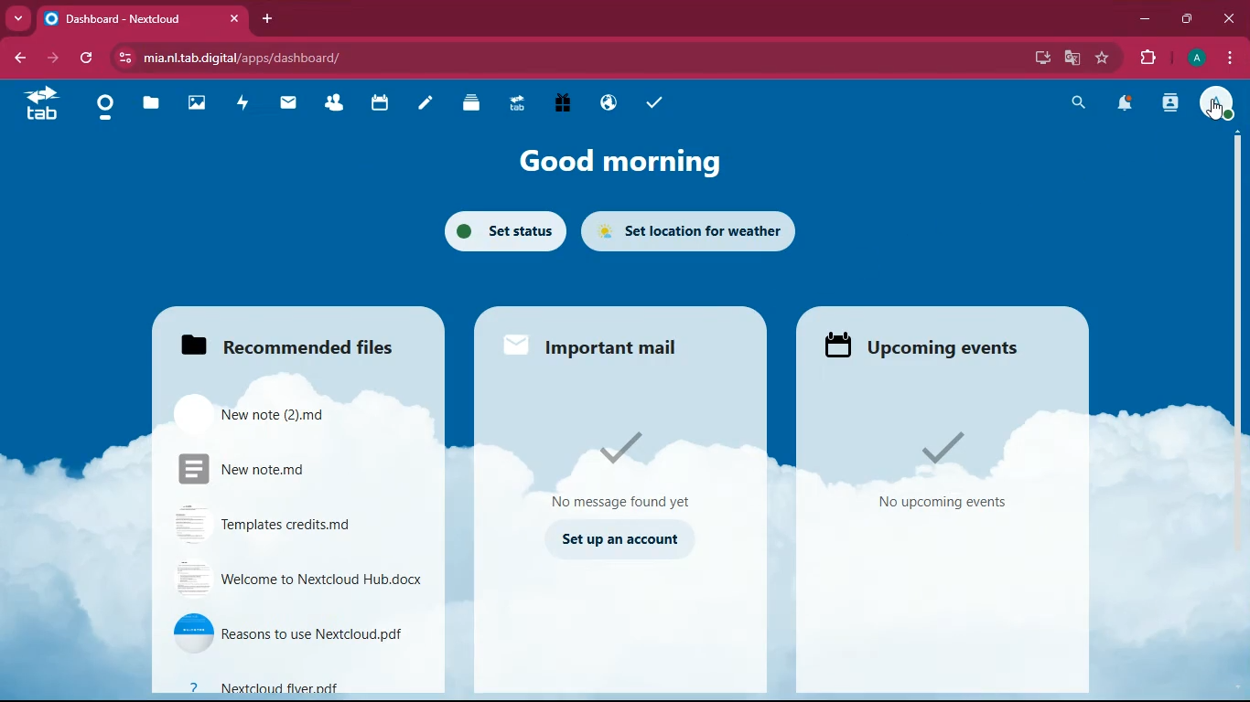 This screenshot has width=1250, height=702. Describe the element at coordinates (297, 582) in the screenshot. I see `file` at that location.